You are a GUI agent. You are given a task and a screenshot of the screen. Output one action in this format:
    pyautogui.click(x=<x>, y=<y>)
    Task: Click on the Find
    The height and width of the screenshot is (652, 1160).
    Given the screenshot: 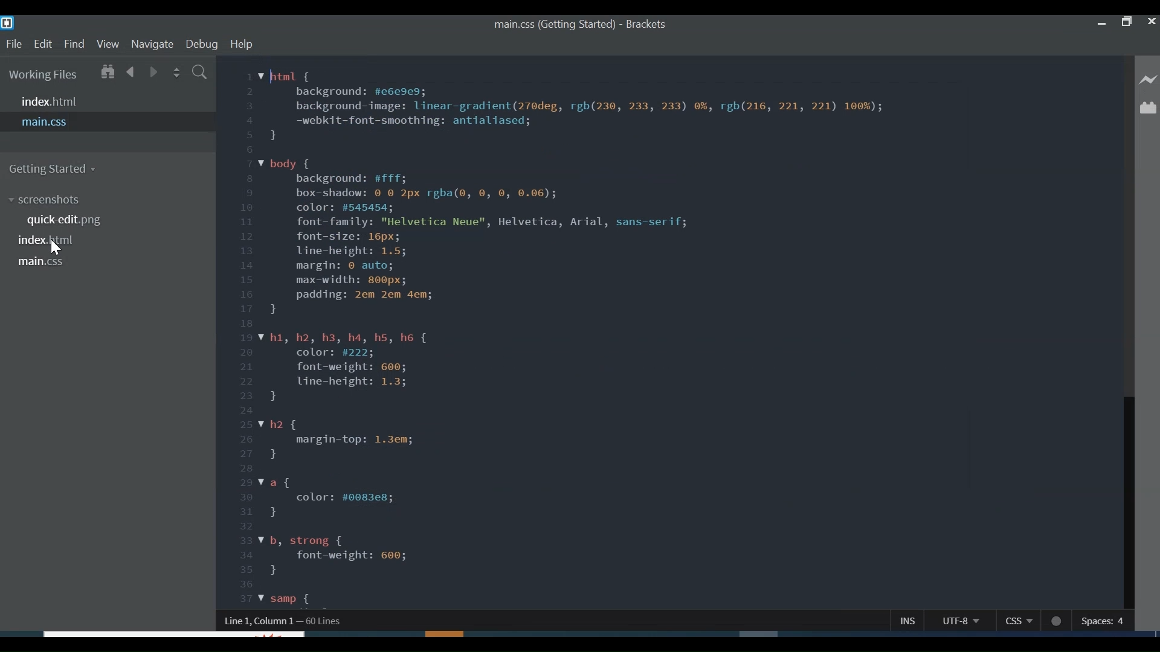 What is the action you would take?
    pyautogui.click(x=74, y=44)
    